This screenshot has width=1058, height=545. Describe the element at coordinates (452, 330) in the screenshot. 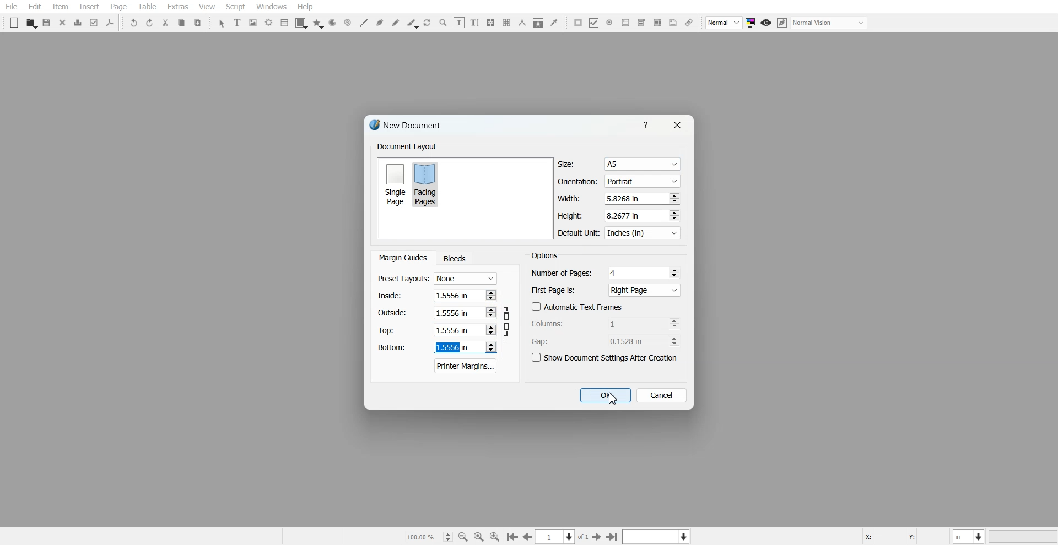

I see `1.5556 in` at that location.